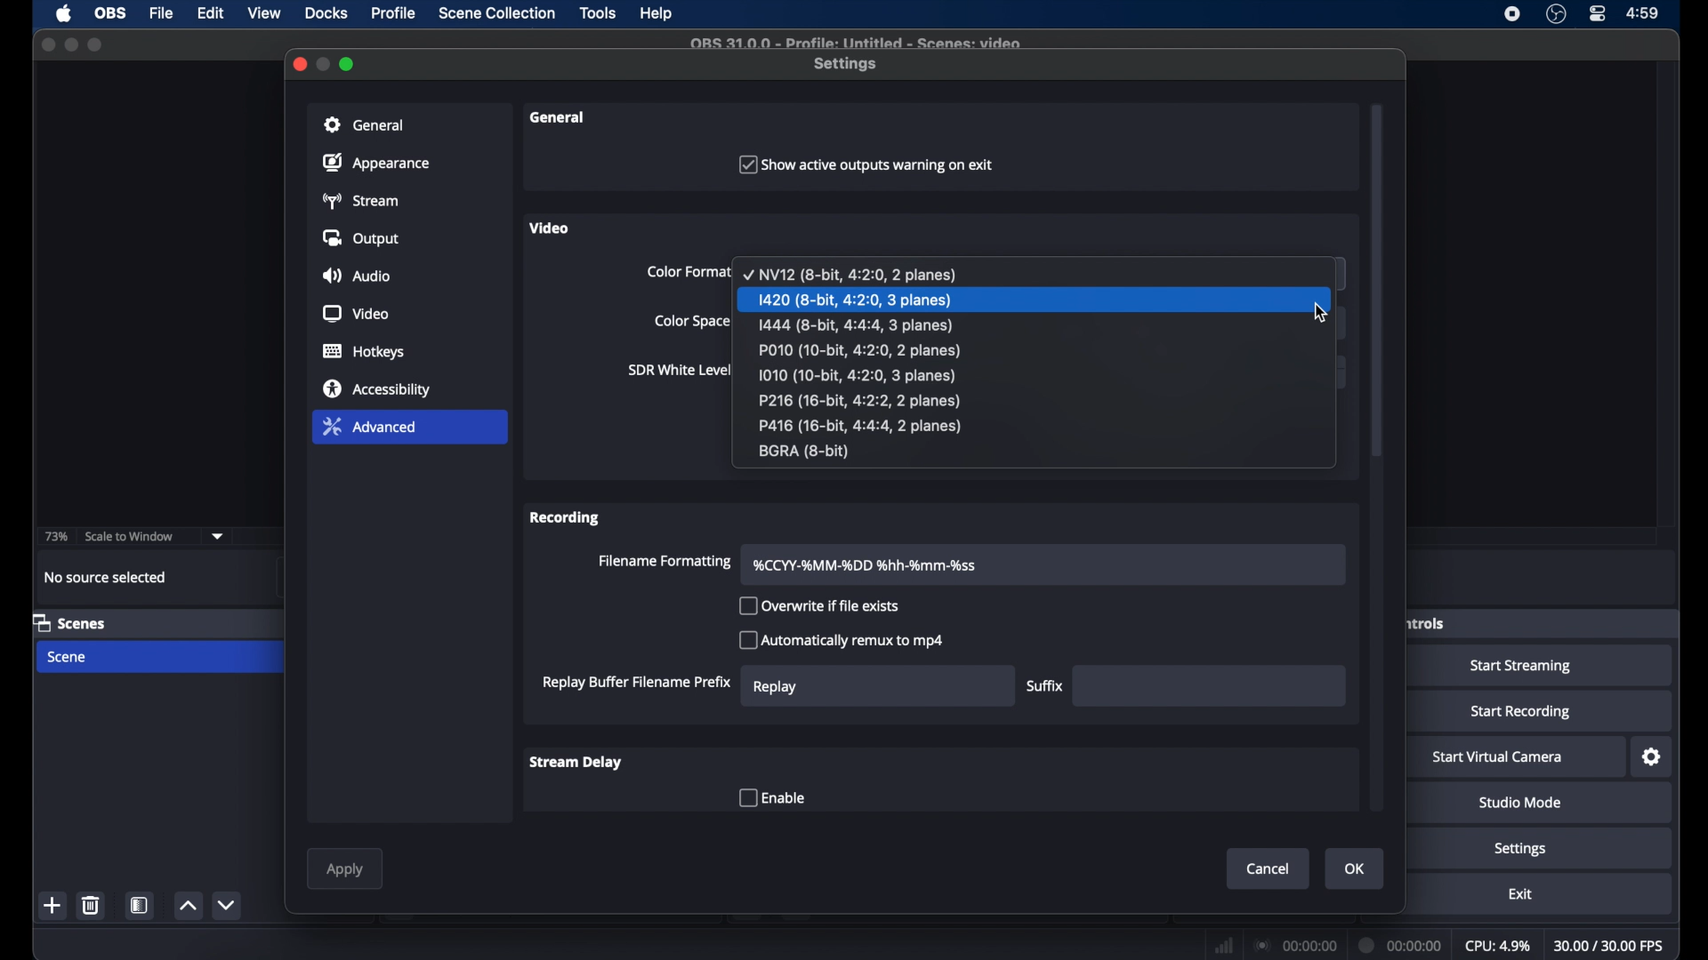  What do you see at coordinates (665, 561) in the screenshot?
I see `filename formatting` at bounding box center [665, 561].